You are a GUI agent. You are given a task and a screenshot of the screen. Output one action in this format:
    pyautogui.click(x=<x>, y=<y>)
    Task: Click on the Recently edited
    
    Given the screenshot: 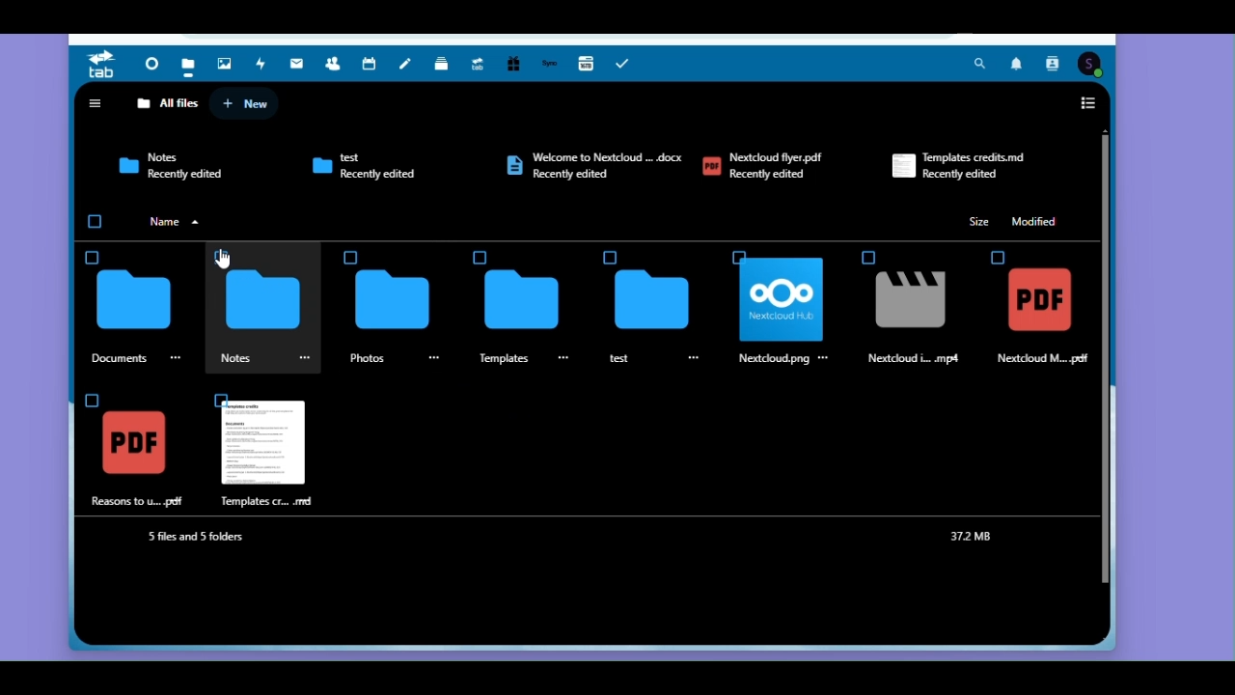 What is the action you would take?
    pyautogui.click(x=185, y=175)
    